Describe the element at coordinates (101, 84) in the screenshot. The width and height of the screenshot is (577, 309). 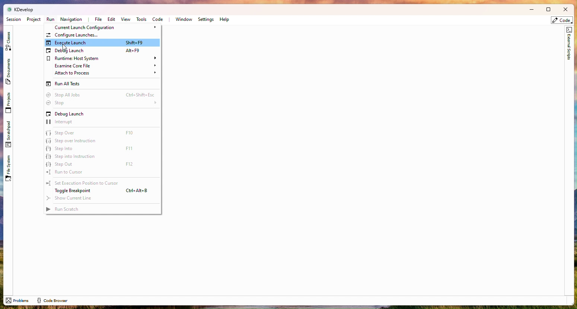
I see `Run all tests` at that location.